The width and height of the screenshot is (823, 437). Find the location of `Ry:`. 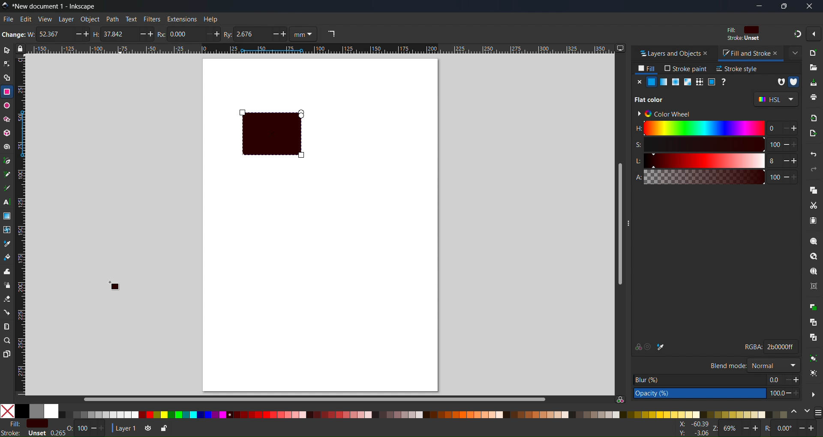

Ry: is located at coordinates (229, 34).